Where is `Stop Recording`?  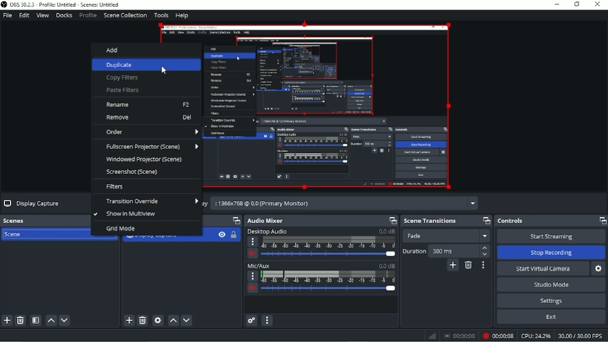
Stop Recording is located at coordinates (551, 252).